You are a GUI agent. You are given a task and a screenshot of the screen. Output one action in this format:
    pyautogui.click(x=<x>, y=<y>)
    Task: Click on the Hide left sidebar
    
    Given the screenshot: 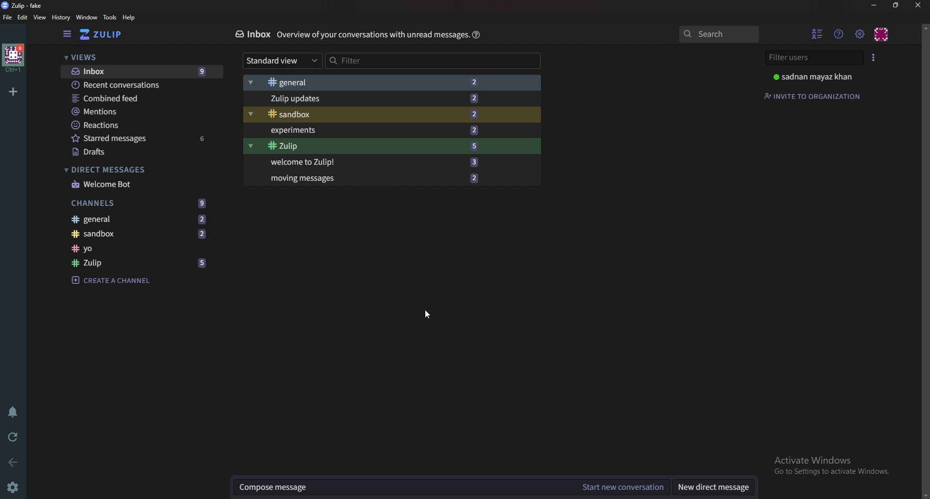 What is the action you would take?
    pyautogui.click(x=68, y=34)
    